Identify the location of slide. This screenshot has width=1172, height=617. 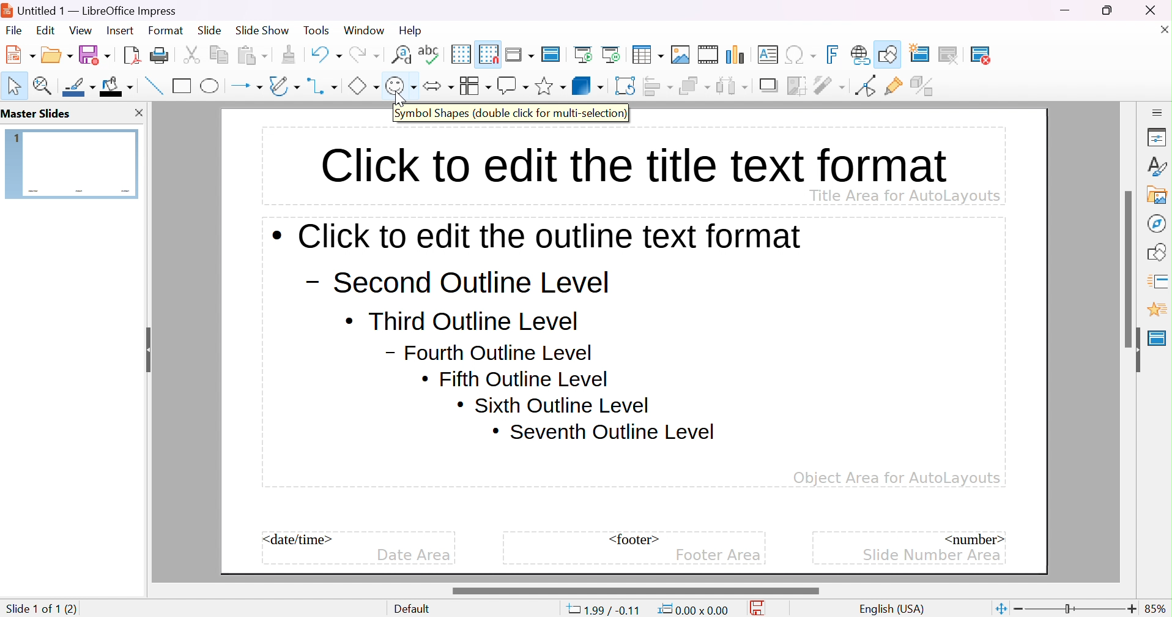
(72, 163).